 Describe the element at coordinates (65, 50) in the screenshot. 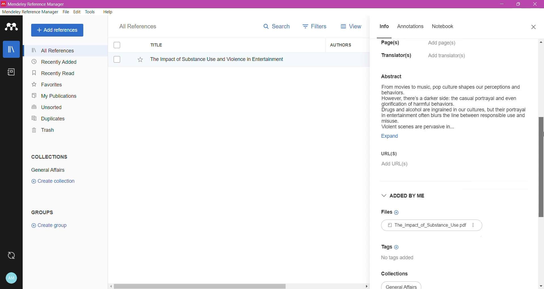

I see `All References` at that location.